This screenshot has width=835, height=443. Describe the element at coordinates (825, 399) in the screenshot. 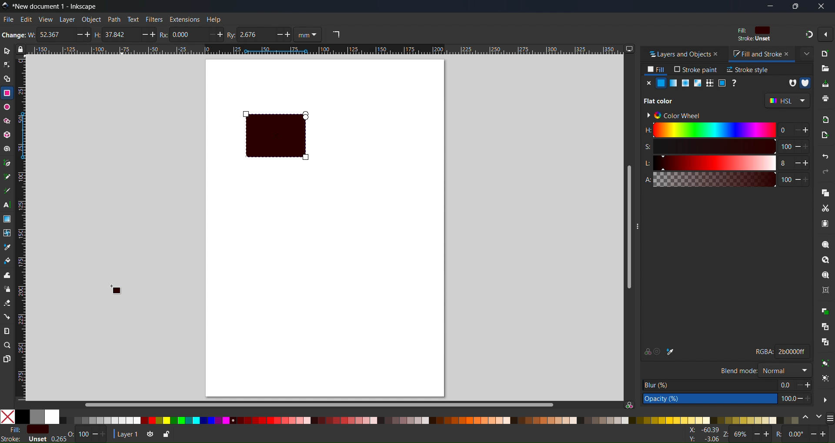

I see `Preferences` at that location.